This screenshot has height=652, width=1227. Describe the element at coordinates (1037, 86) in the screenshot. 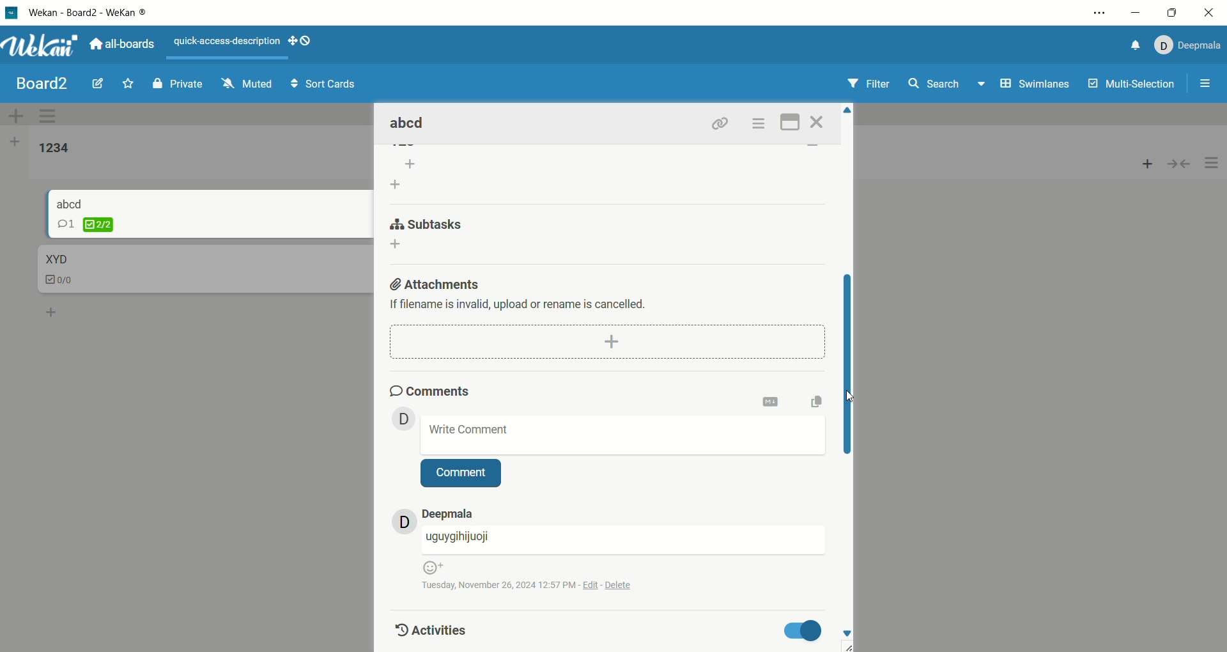

I see `swimlanes` at that location.